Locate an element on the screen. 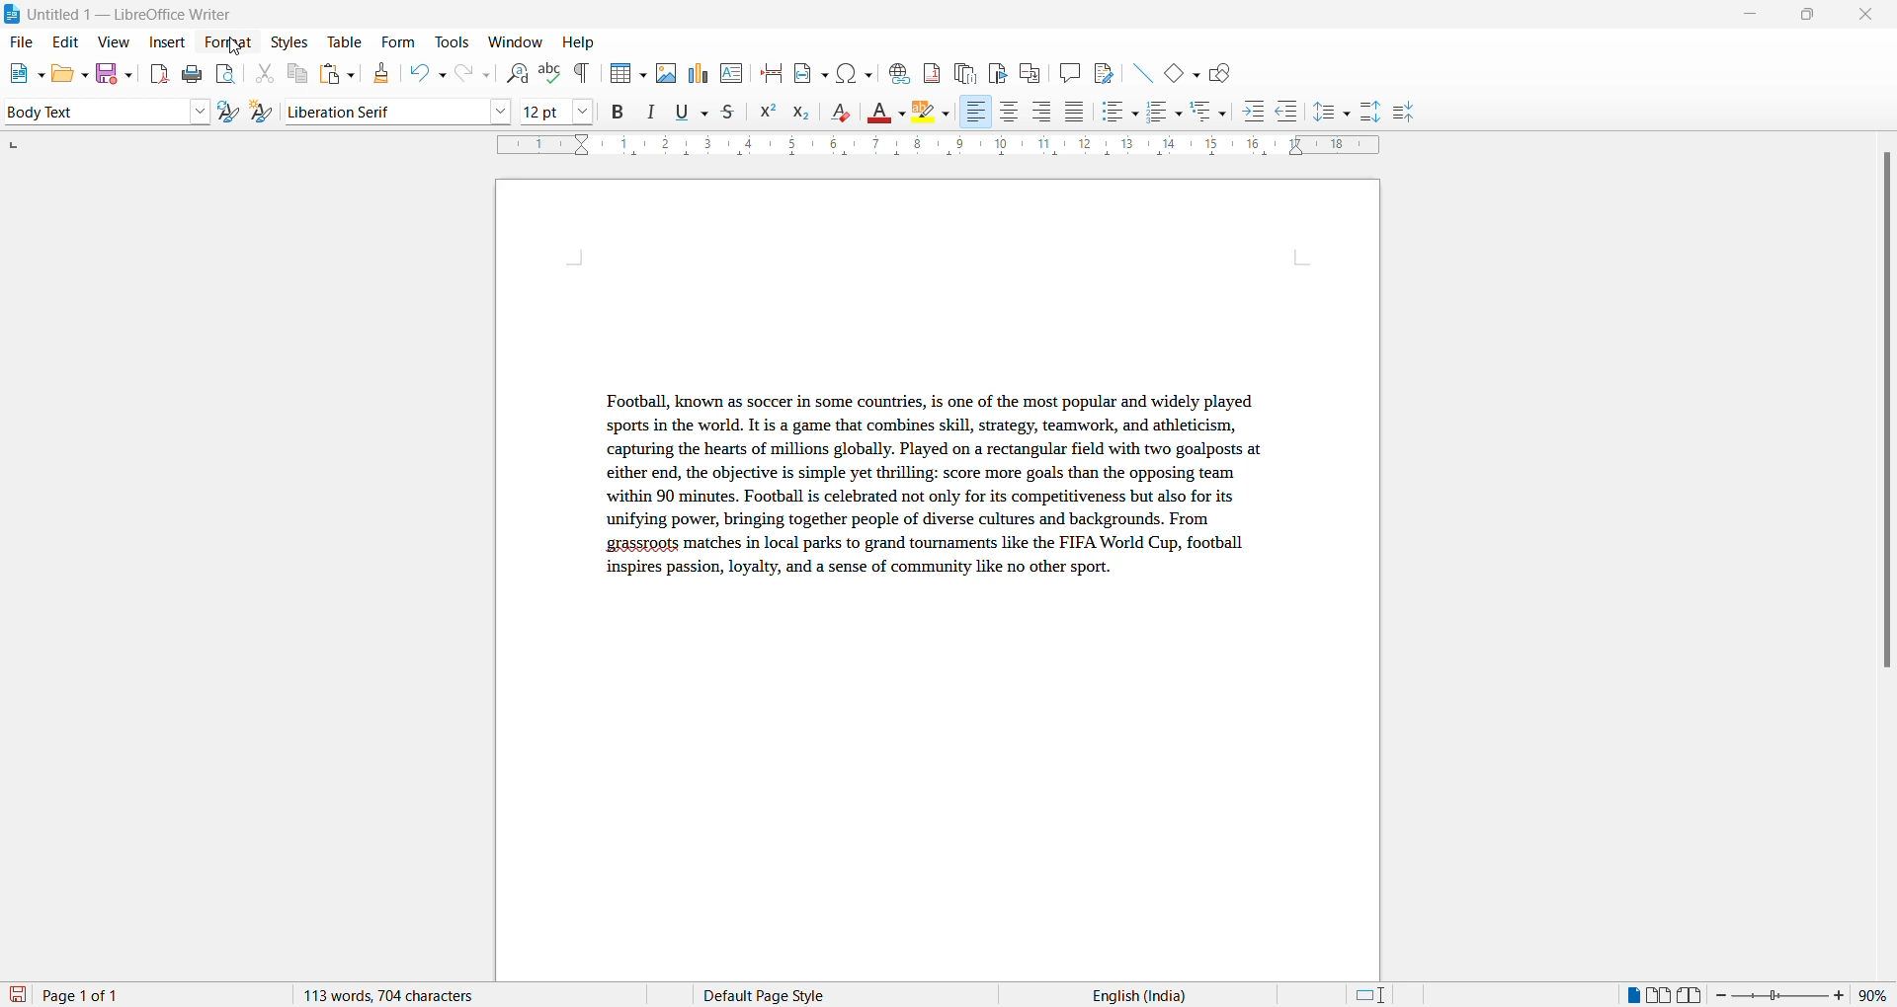 This screenshot has height=1007, width=1897. book view is located at coordinates (1694, 995).